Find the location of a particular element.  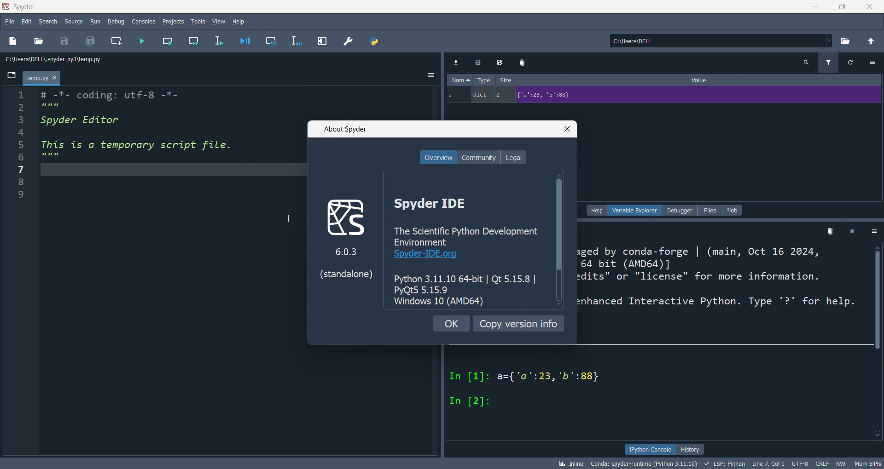

open file is located at coordinates (38, 42).